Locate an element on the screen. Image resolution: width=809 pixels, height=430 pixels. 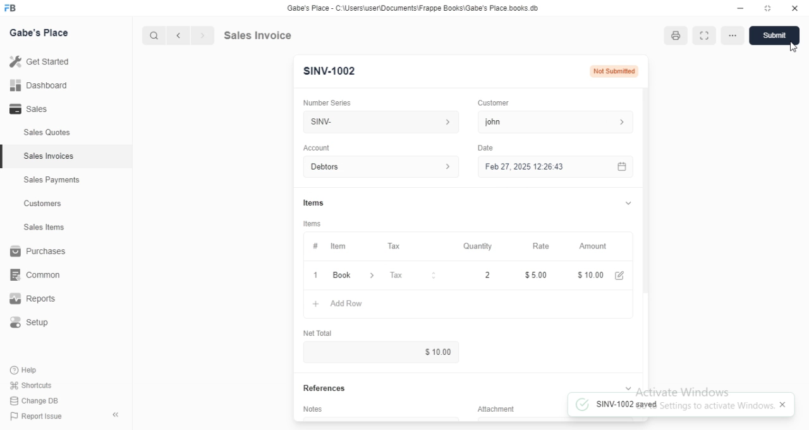
Print is located at coordinates (676, 35).